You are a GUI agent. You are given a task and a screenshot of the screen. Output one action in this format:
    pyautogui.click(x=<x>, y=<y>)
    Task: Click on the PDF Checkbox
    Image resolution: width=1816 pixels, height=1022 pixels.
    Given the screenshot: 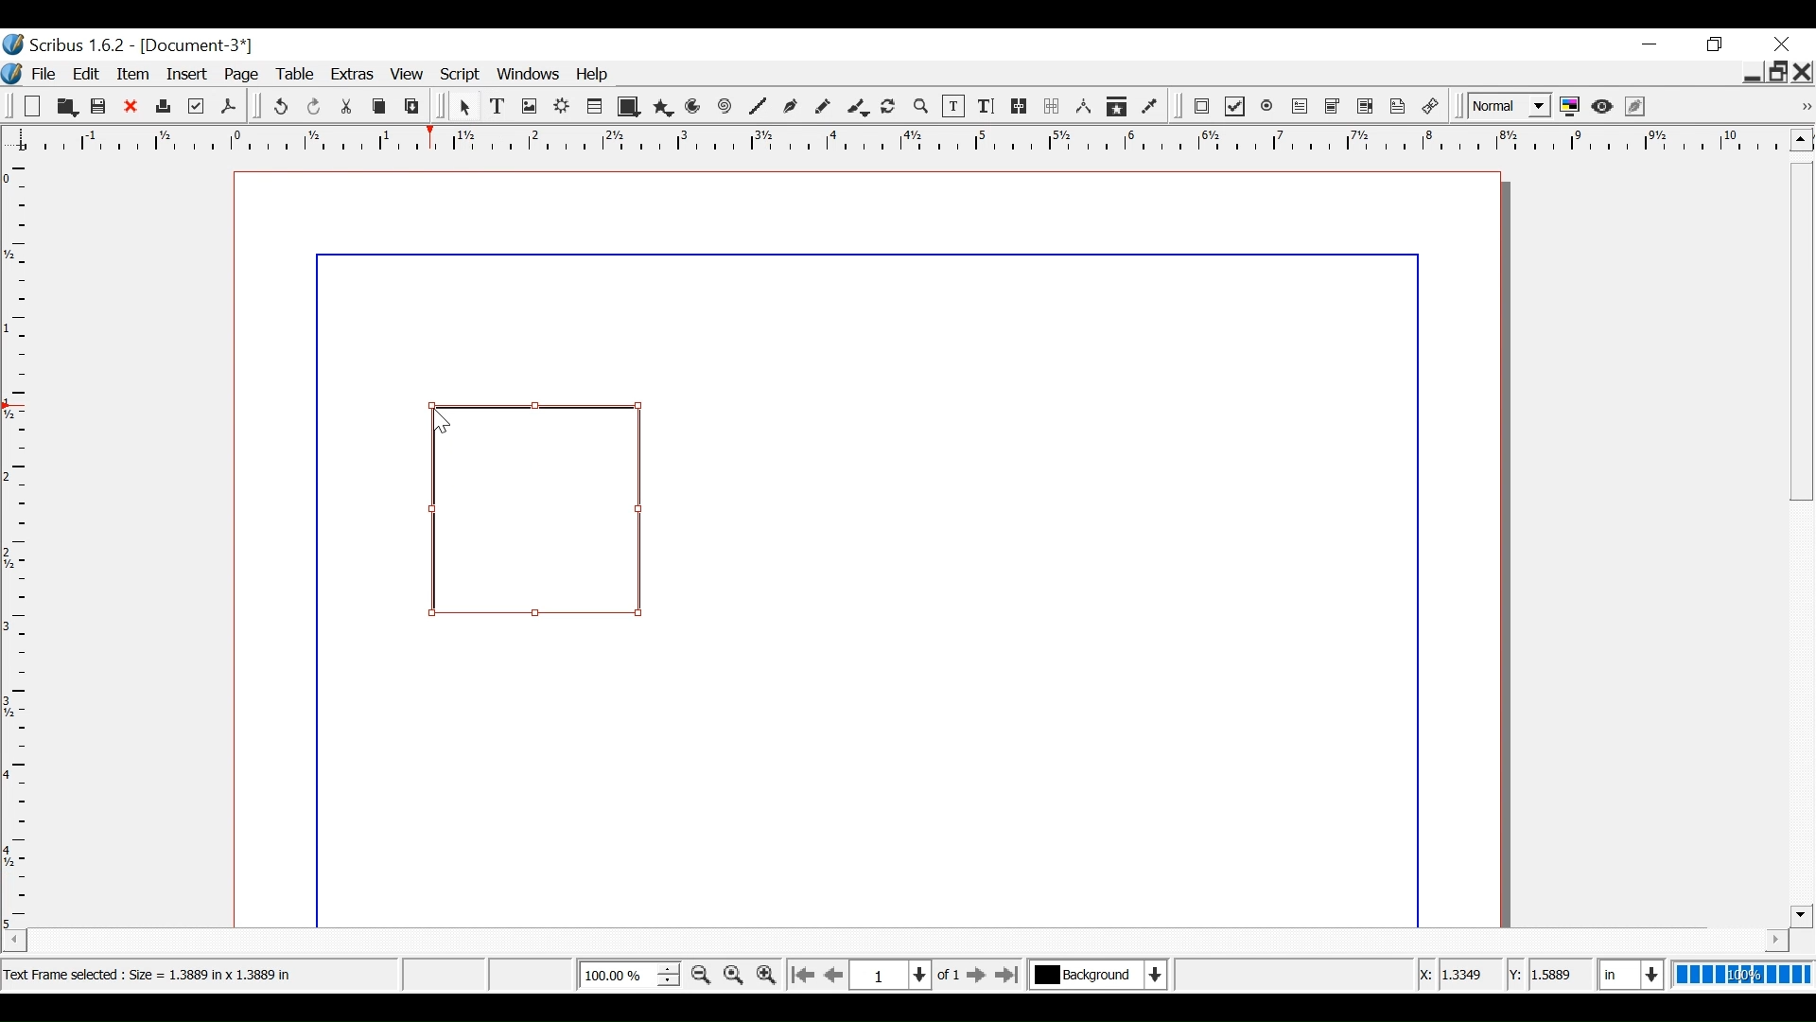 What is the action you would take?
    pyautogui.click(x=1235, y=107)
    